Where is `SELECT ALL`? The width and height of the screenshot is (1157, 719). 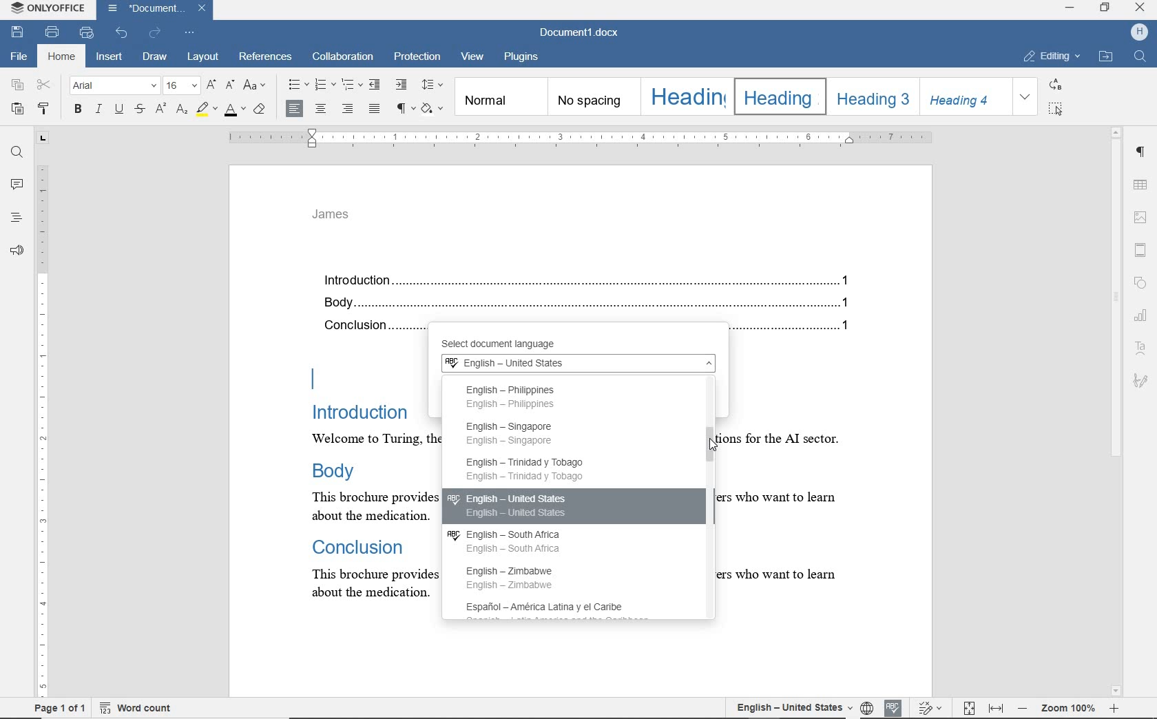
SELECT ALL is located at coordinates (1057, 109).